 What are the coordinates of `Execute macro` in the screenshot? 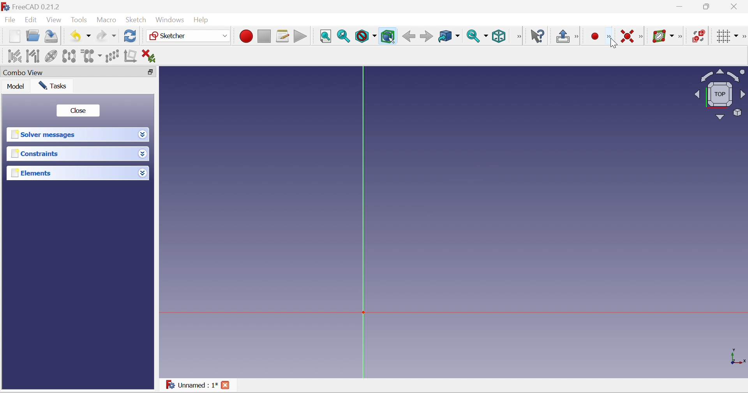 It's located at (299, 35).